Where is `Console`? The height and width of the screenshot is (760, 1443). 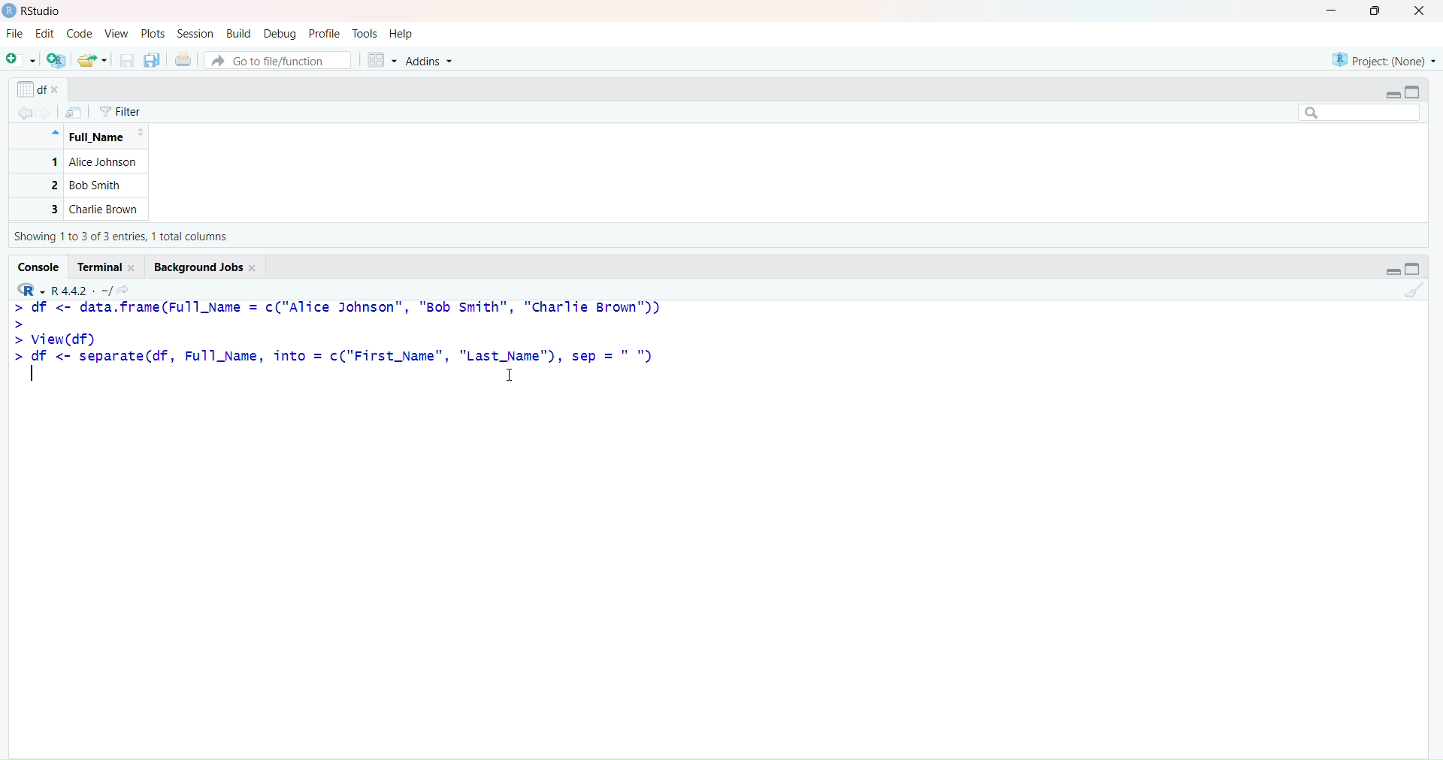 Console is located at coordinates (41, 266).